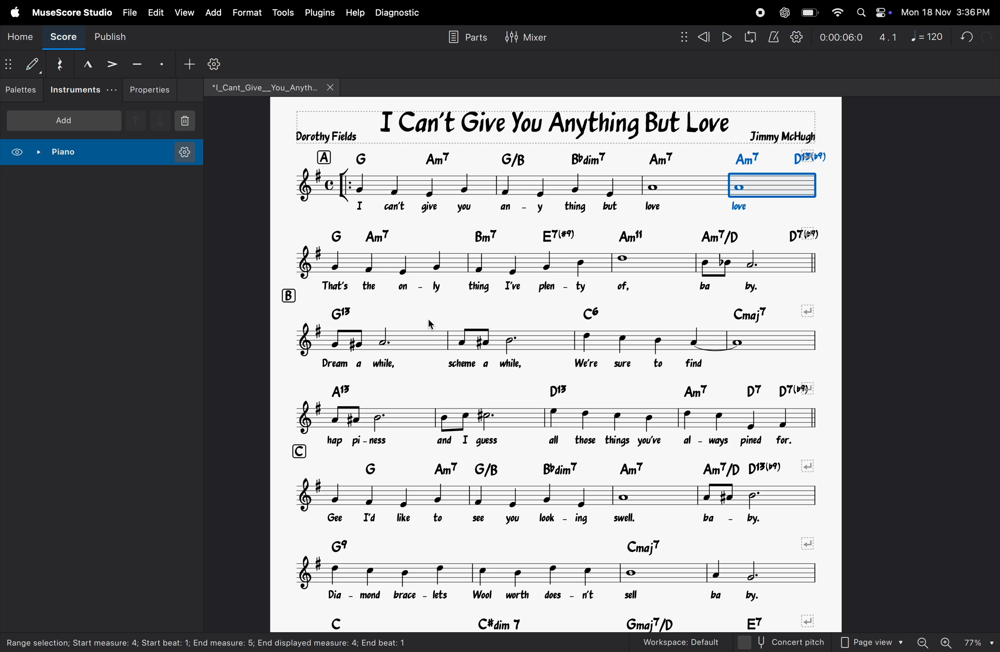 This screenshot has height=652, width=1000. What do you see at coordinates (563, 339) in the screenshot?
I see `notes` at bounding box center [563, 339].